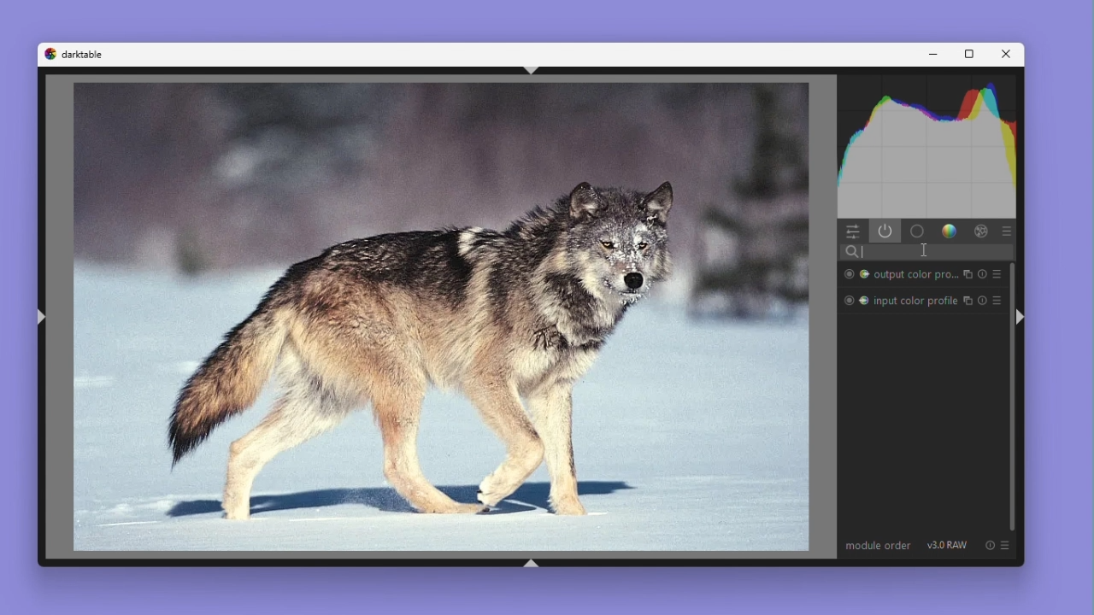 This screenshot has height=615, width=1094. Describe the element at coordinates (932, 253) in the screenshot. I see `Search bar` at that location.